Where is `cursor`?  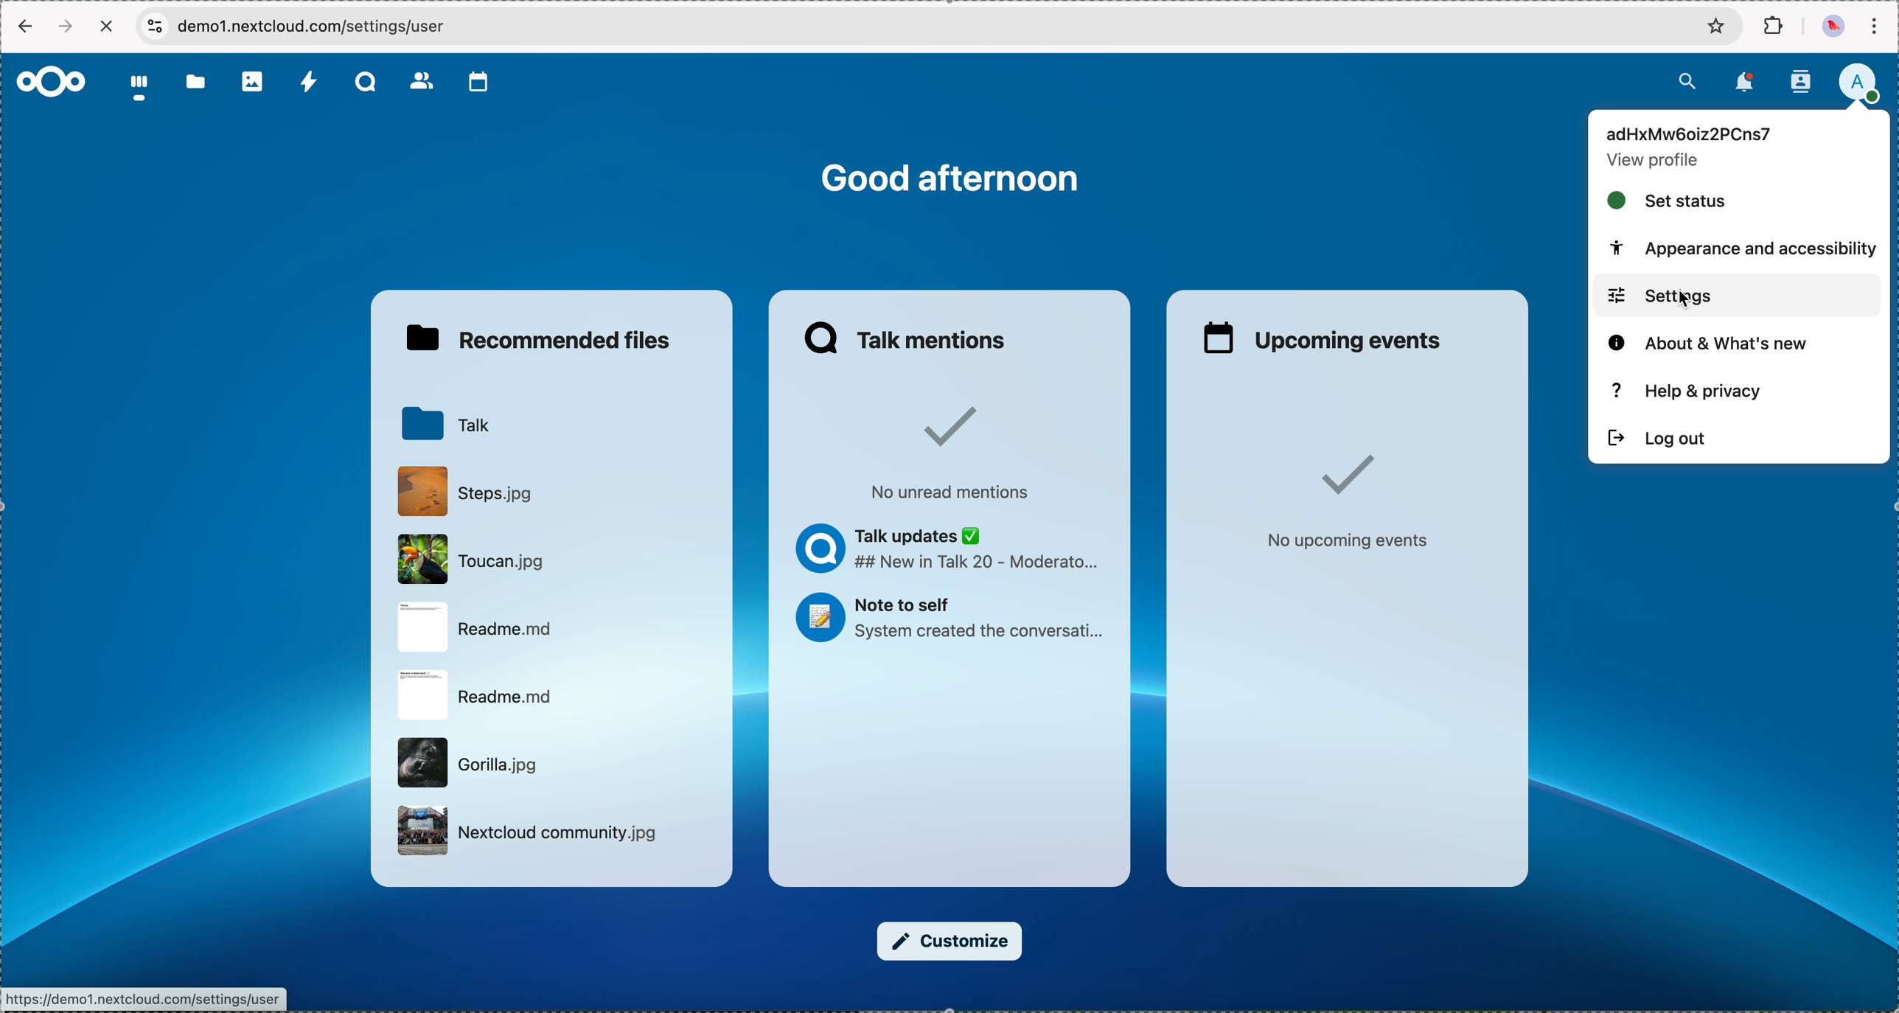 cursor is located at coordinates (1693, 302).